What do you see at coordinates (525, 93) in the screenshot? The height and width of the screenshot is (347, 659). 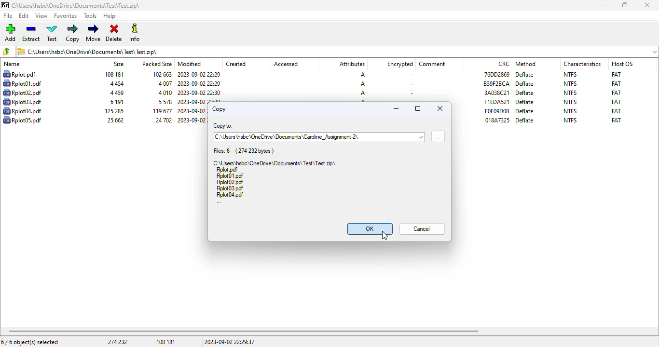 I see `deflate` at bounding box center [525, 93].